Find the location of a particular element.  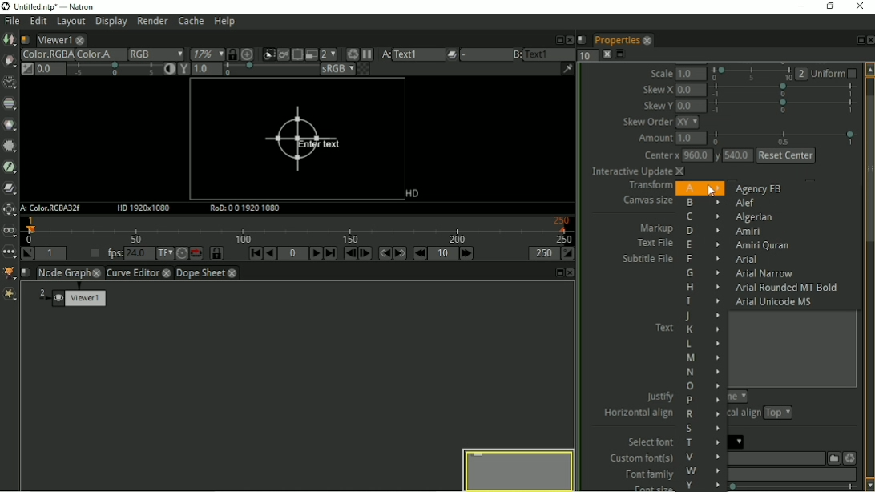

N is located at coordinates (702, 372).